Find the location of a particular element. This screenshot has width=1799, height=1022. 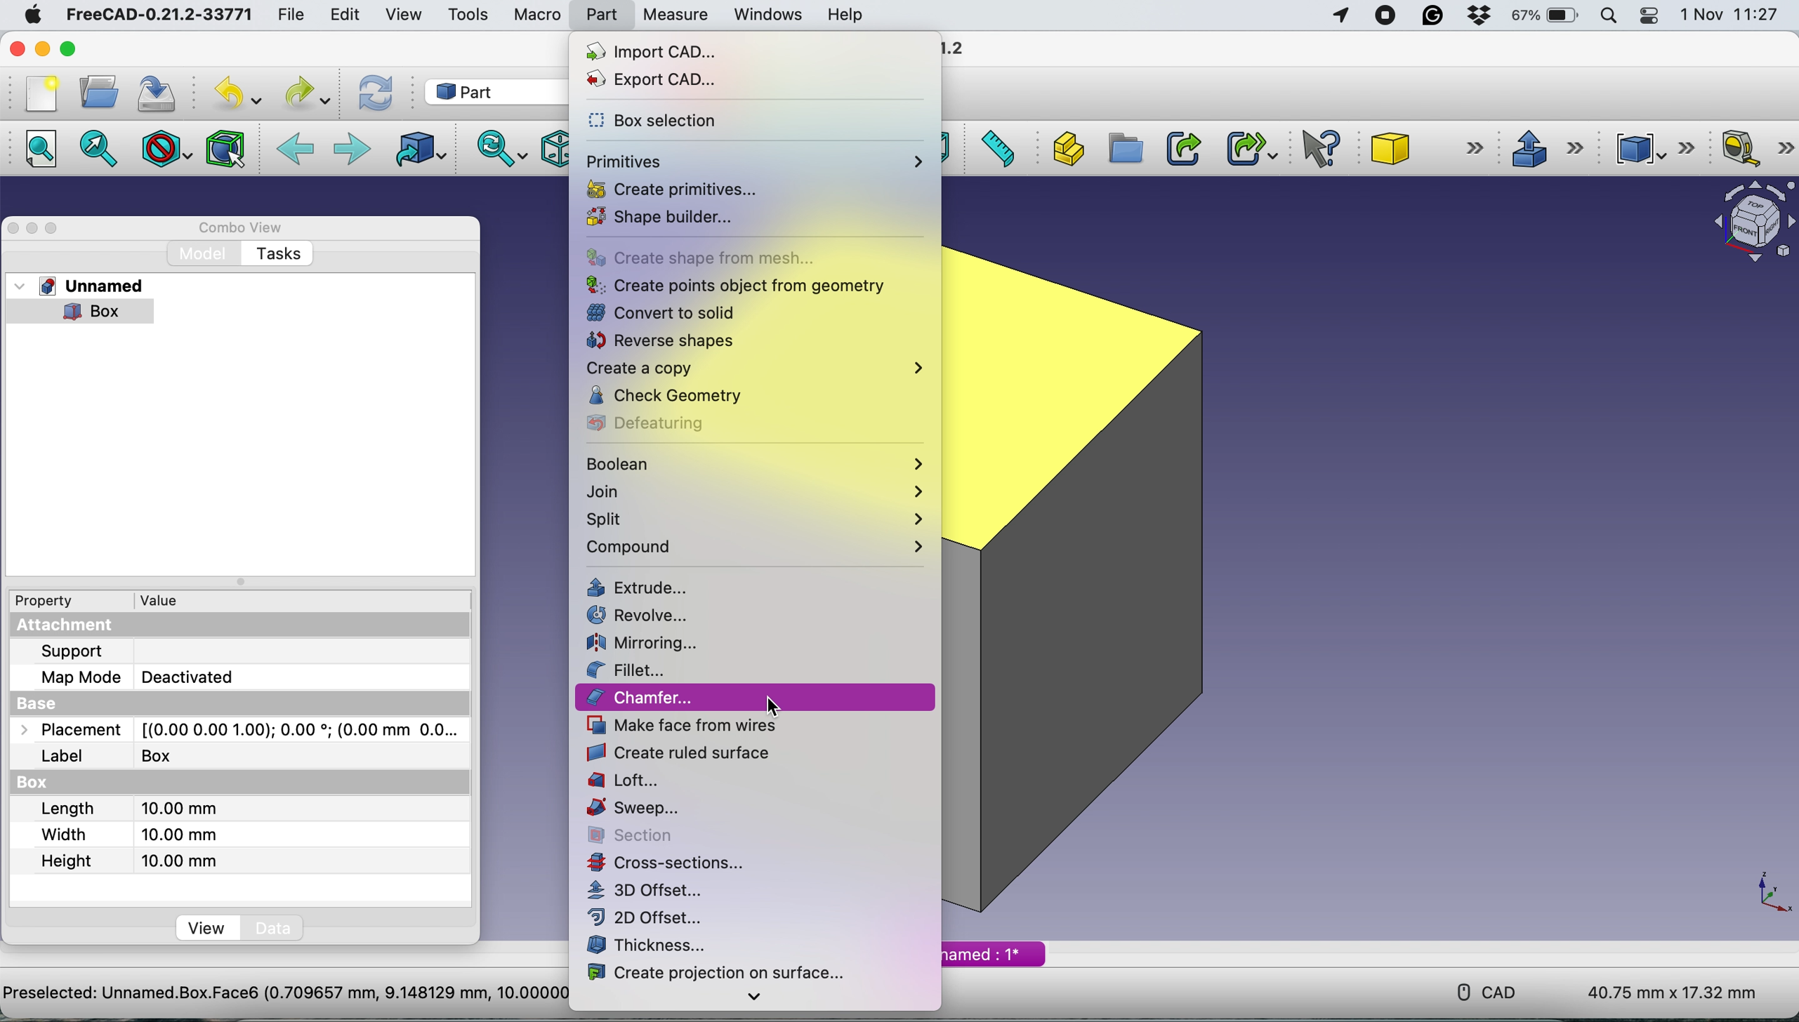

label is located at coordinates (102, 754).